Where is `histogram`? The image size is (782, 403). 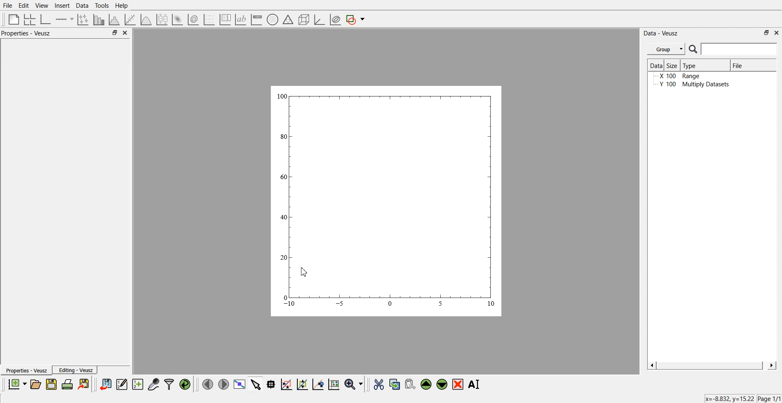 histogram is located at coordinates (116, 19).